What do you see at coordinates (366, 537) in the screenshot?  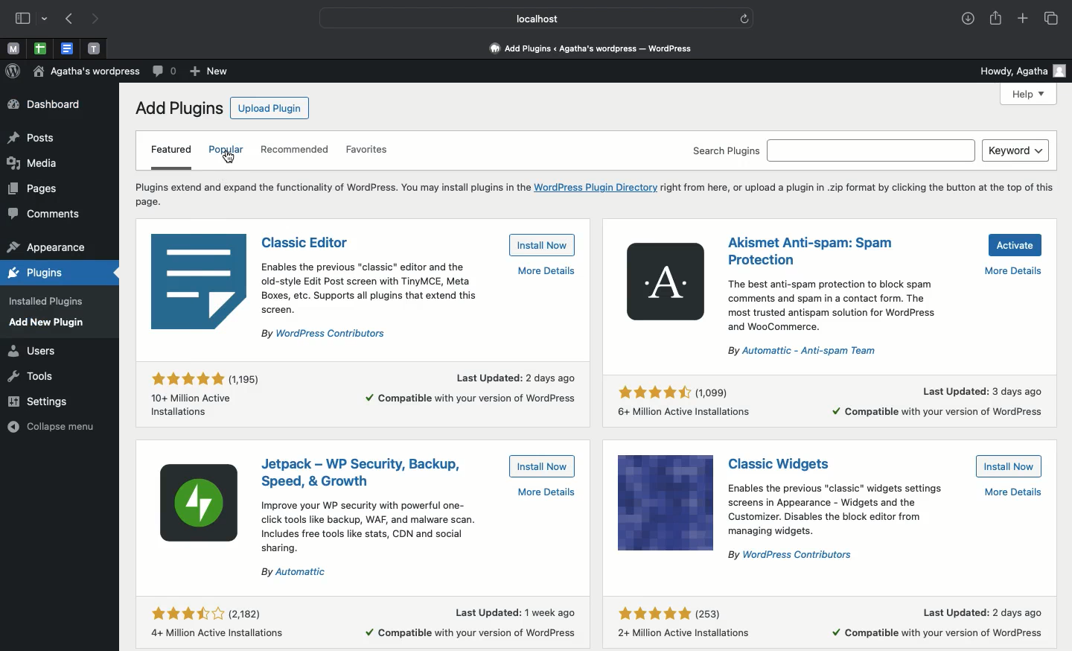 I see `Instructional text` at bounding box center [366, 537].